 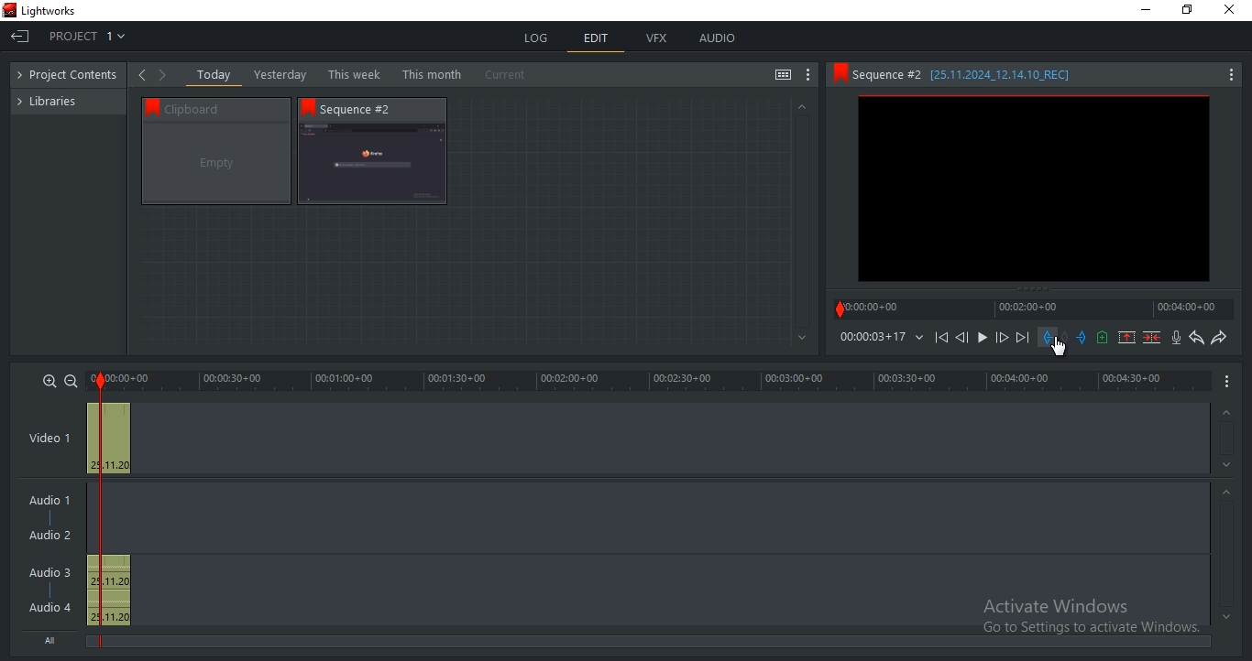 What do you see at coordinates (1103, 338) in the screenshot?
I see `add cue` at bounding box center [1103, 338].